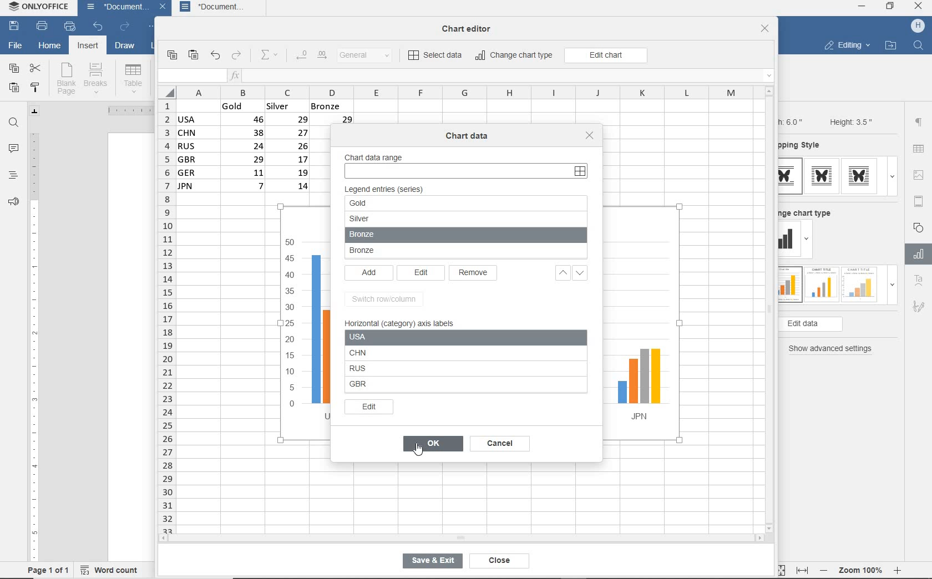 Image resolution: width=932 pixels, height=579 pixels. What do you see at coordinates (125, 110) in the screenshot?
I see `ruler` at bounding box center [125, 110].